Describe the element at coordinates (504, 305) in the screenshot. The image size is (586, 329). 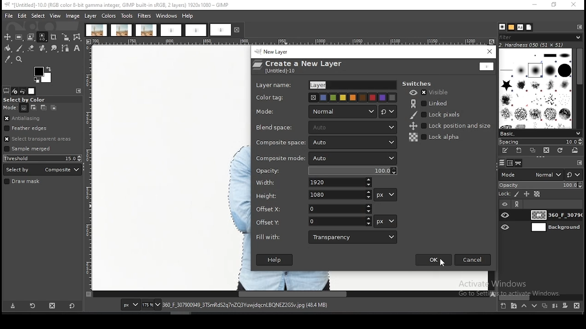
I see `create a new layer` at that location.